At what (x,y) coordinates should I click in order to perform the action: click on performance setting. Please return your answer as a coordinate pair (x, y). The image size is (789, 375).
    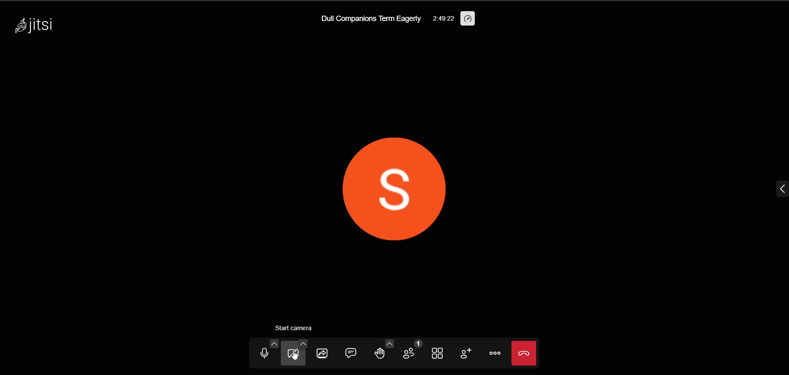
    Looking at the image, I should click on (469, 19).